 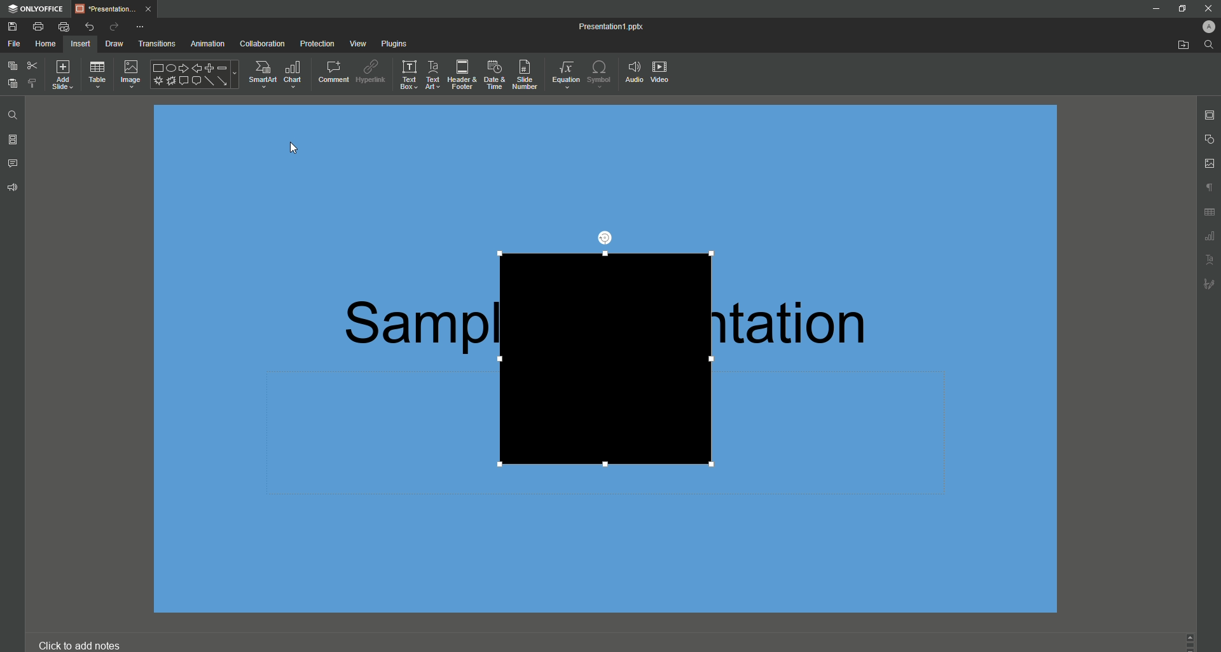 I want to click on , so click(x=1208, y=7).